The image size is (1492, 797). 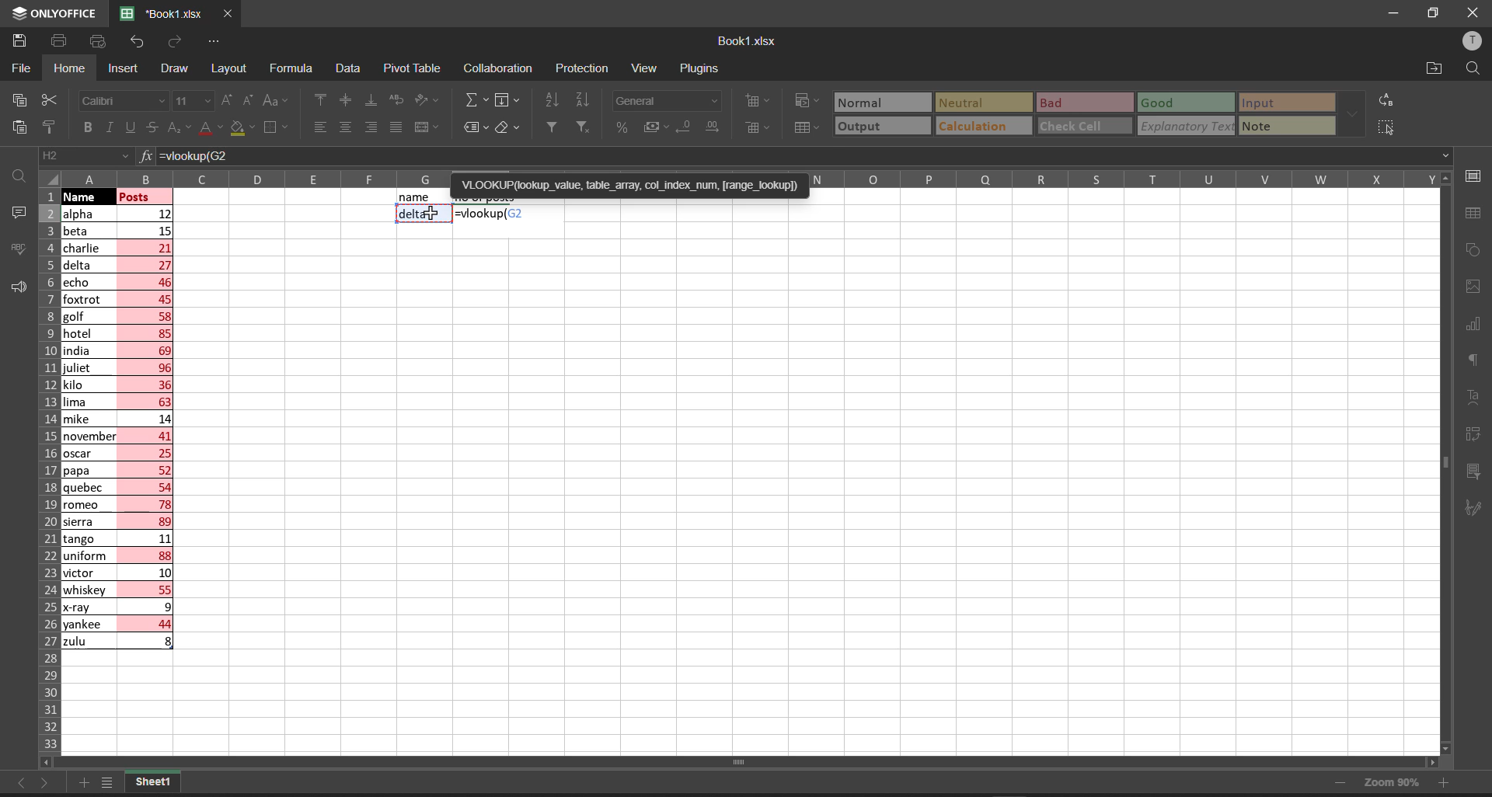 What do you see at coordinates (553, 101) in the screenshot?
I see `sort ascending` at bounding box center [553, 101].